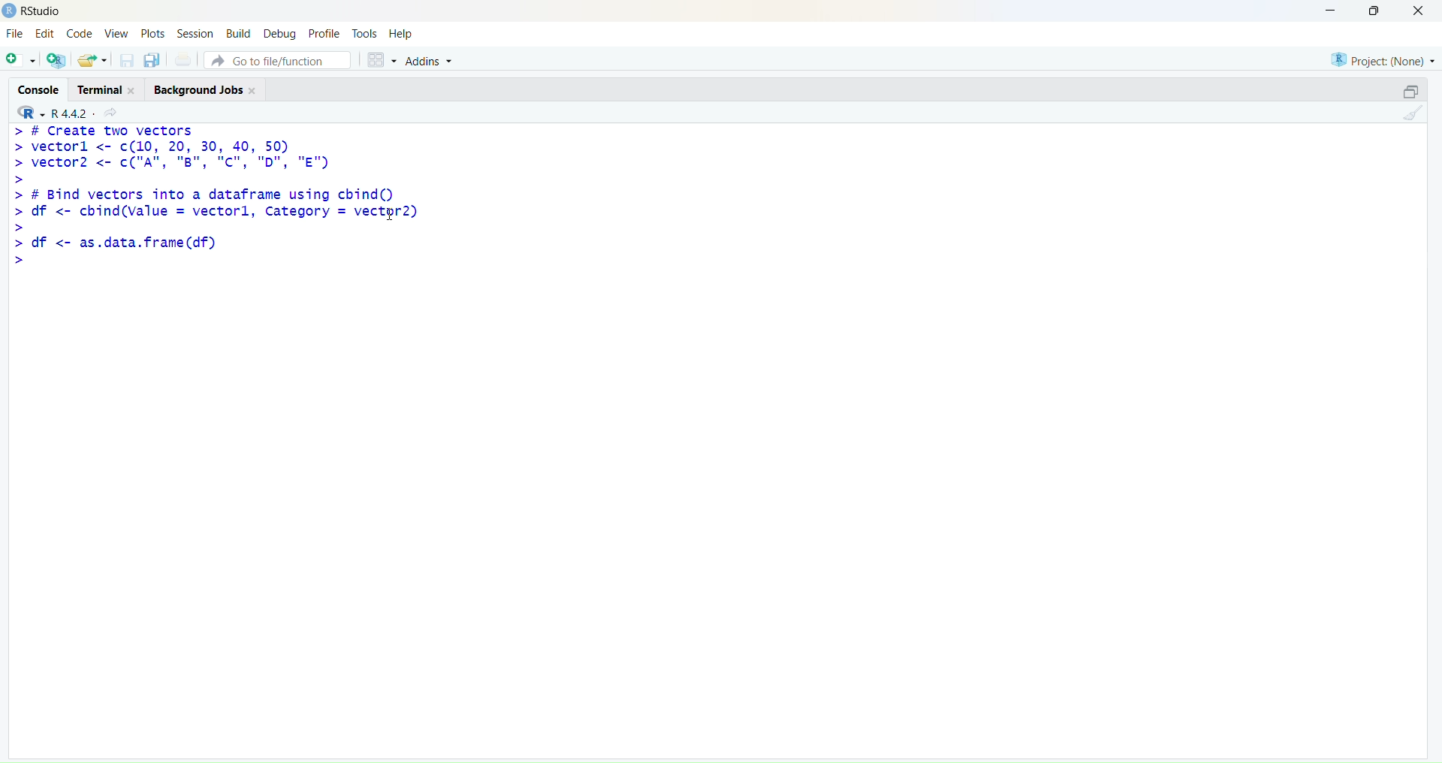 This screenshot has height=763, width=1442. I want to click on Tools, so click(365, 33).